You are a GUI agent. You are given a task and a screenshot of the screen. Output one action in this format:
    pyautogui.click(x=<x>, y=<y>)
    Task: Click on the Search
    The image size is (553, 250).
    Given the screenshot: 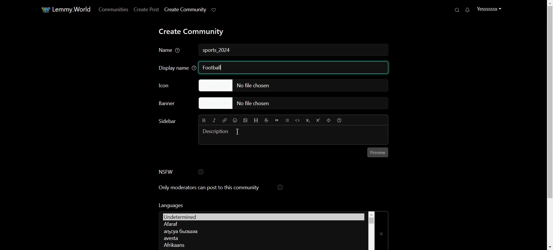 What is the action you would take?
    pyautogui.click(x=458, y=10)
    